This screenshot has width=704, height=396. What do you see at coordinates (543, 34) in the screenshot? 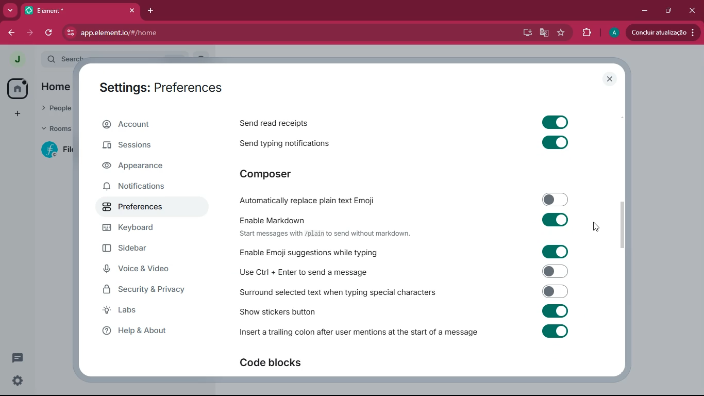
I see `google translate` at bounding box center [543, 34].